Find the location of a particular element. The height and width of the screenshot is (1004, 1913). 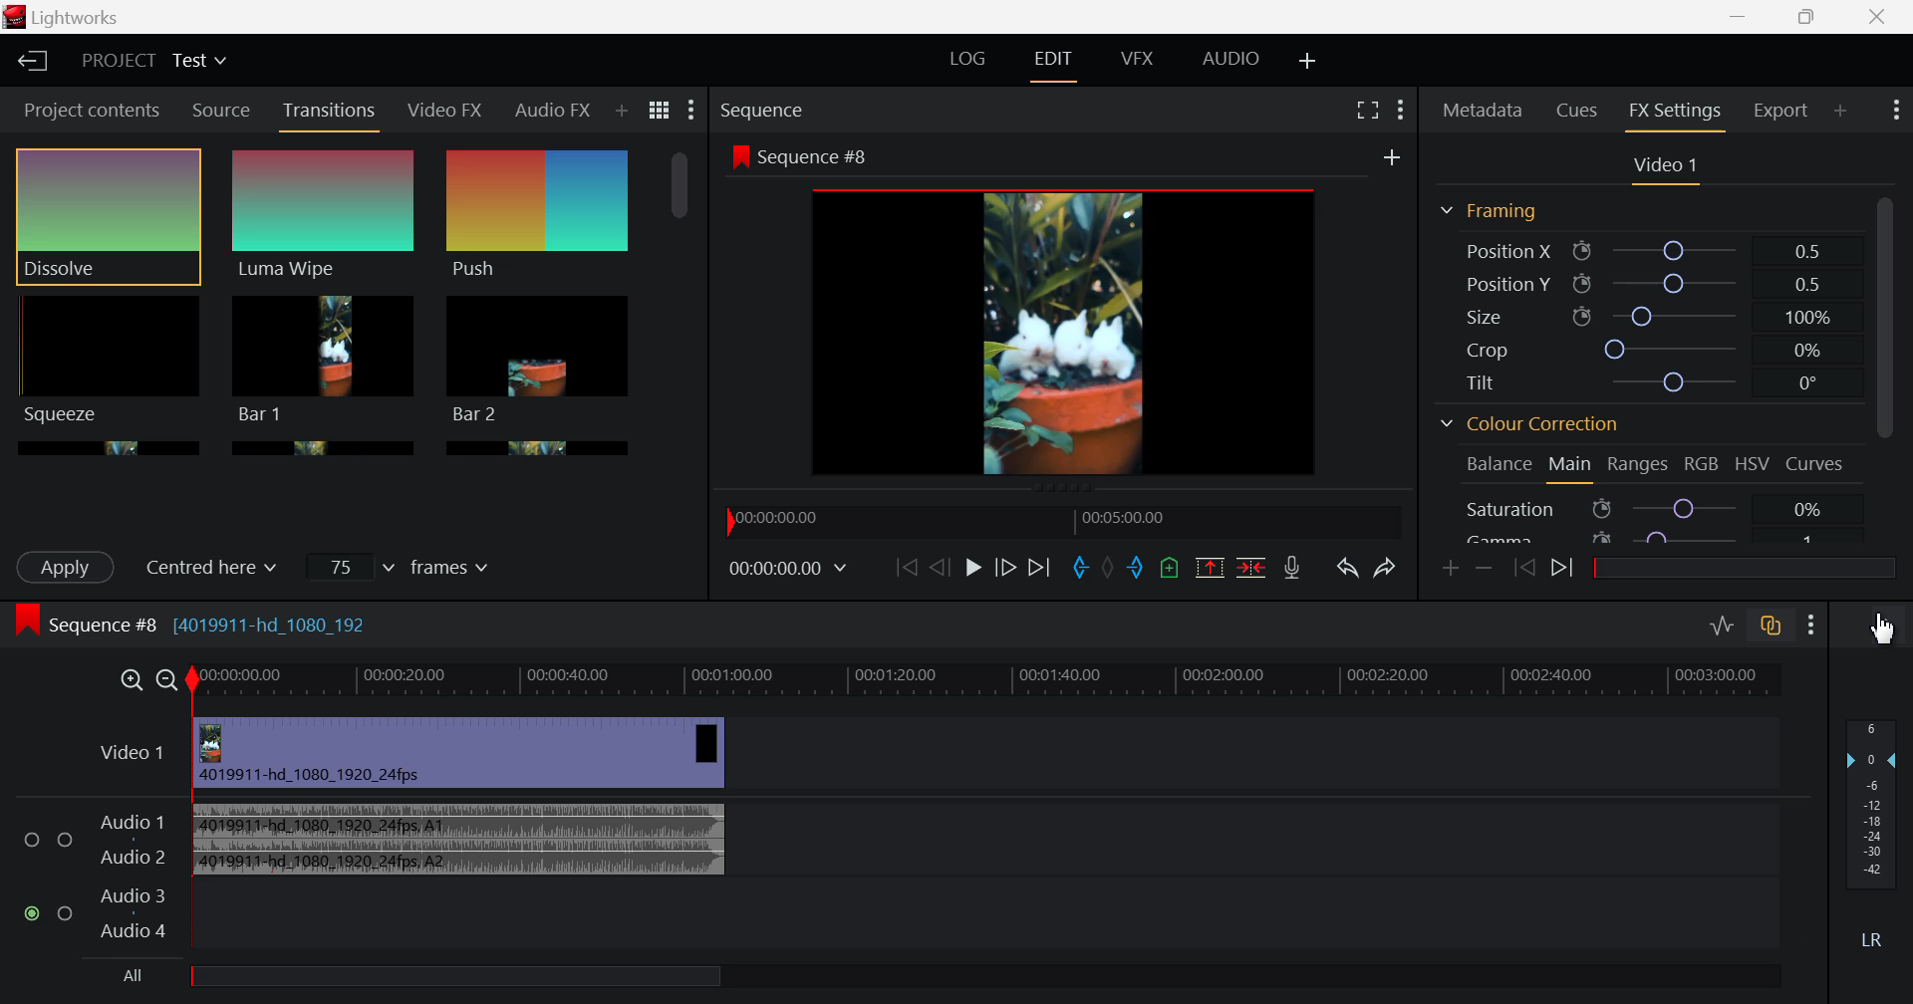

Curves is located at coordinates (1813, 463).